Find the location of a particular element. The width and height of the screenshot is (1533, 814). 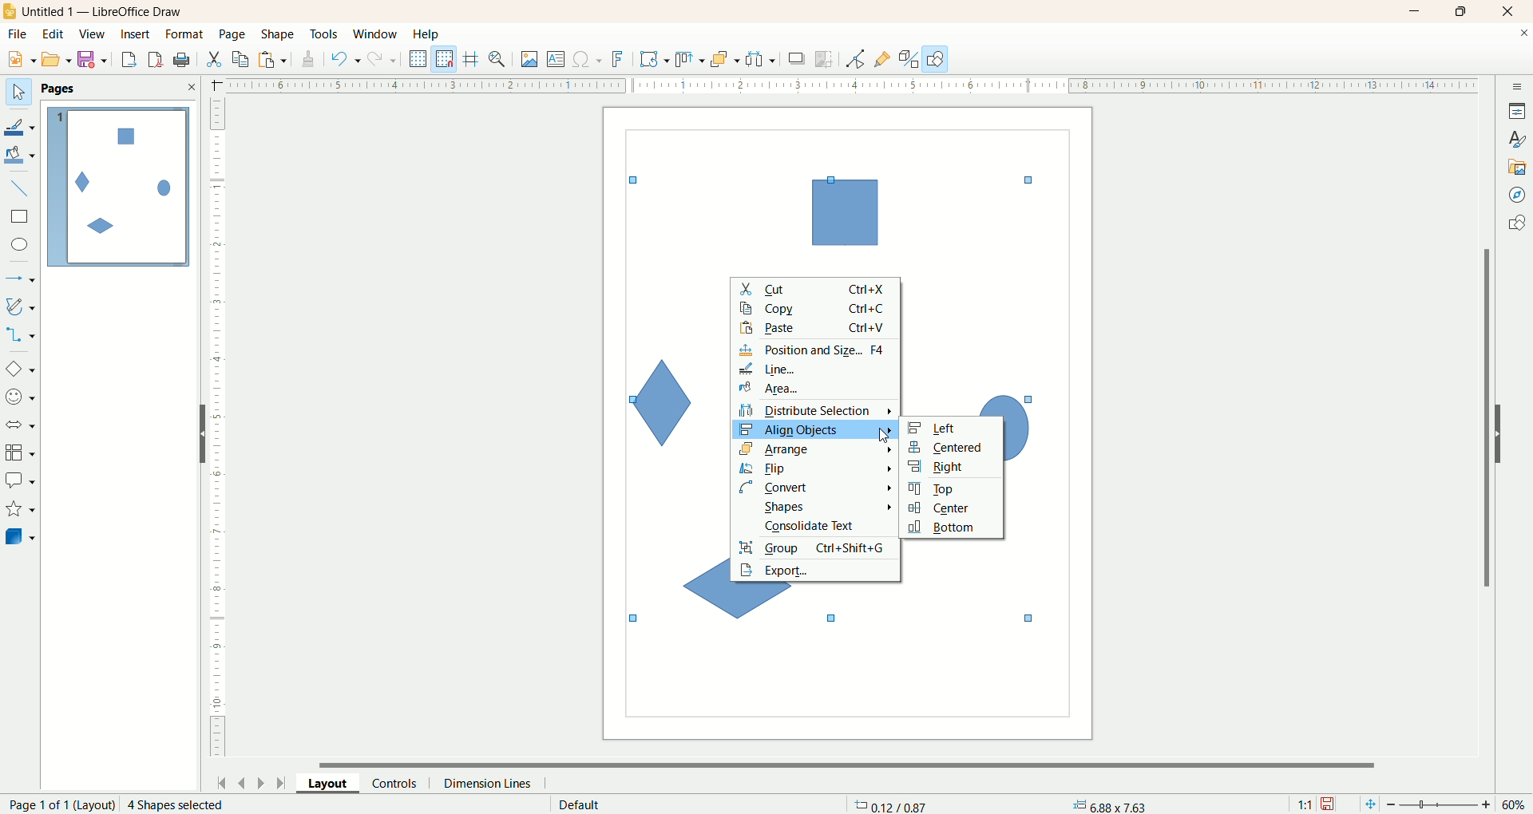

unselected shape is located at coordinates (843, 211).